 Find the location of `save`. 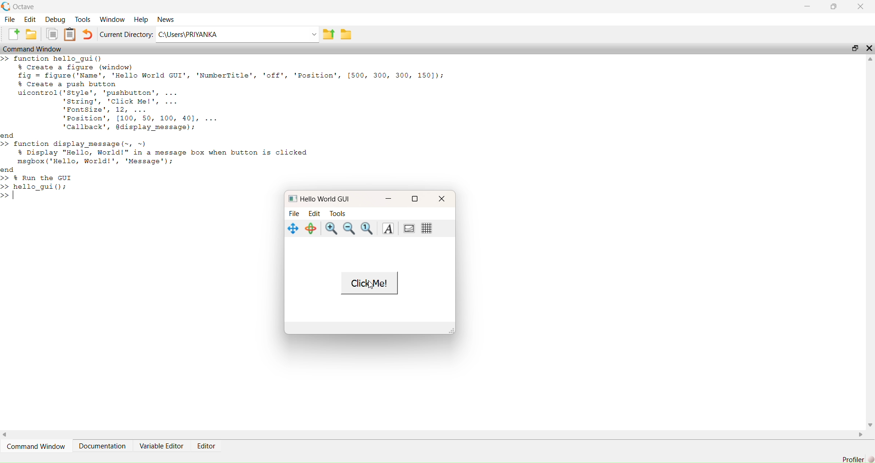

save is located at coordinates (347, 34).